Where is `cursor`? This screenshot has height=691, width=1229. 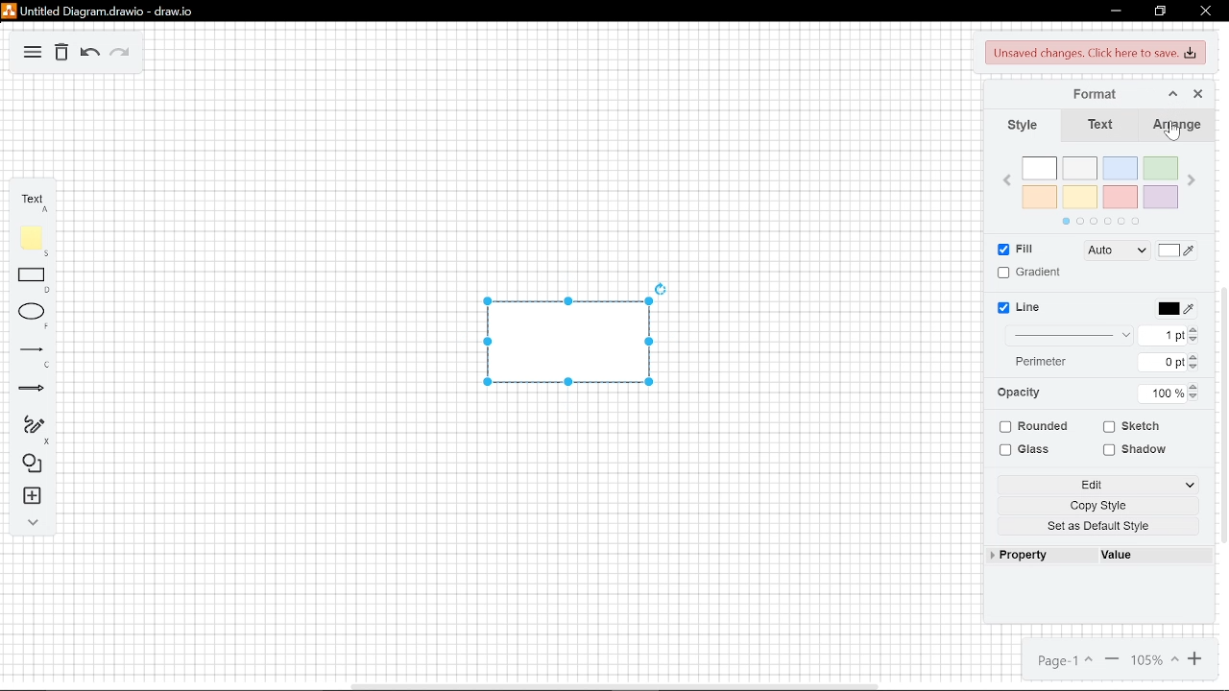 cursor is located at coordinates (1171, 136).